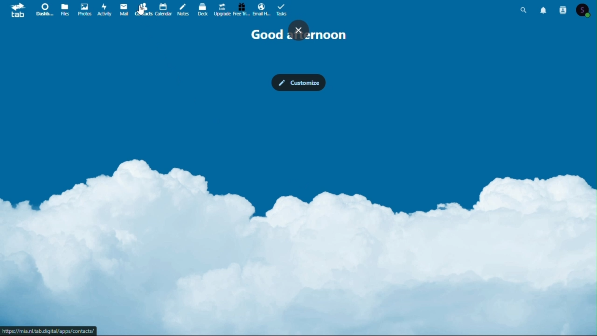  I want to click on Photo, so click(84, 10).